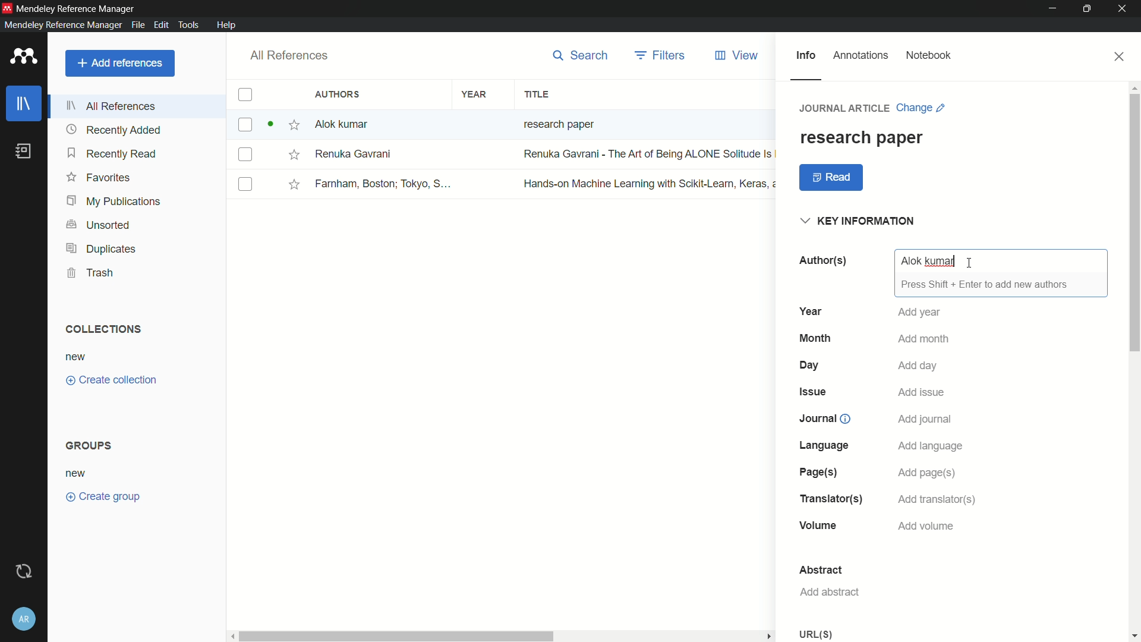 The image size is (1141, 642). I want to click on add year, so click(921, 313).